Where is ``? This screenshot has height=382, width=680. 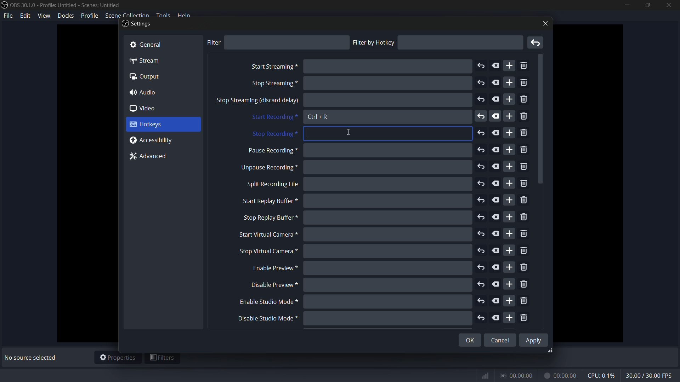
 is located at coordinates (495, 83).